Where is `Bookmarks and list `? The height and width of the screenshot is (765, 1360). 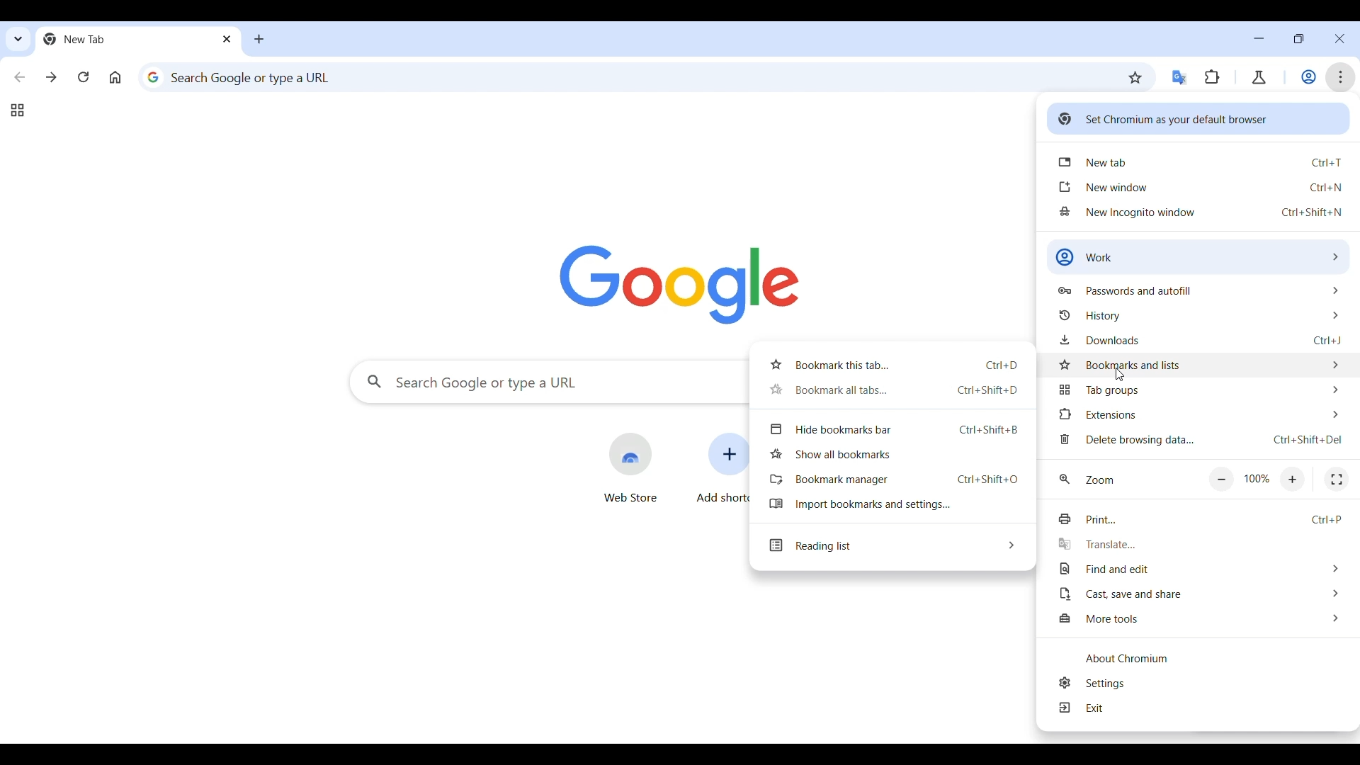 Bookmarks and list  is located at coordinates (1200, 363).